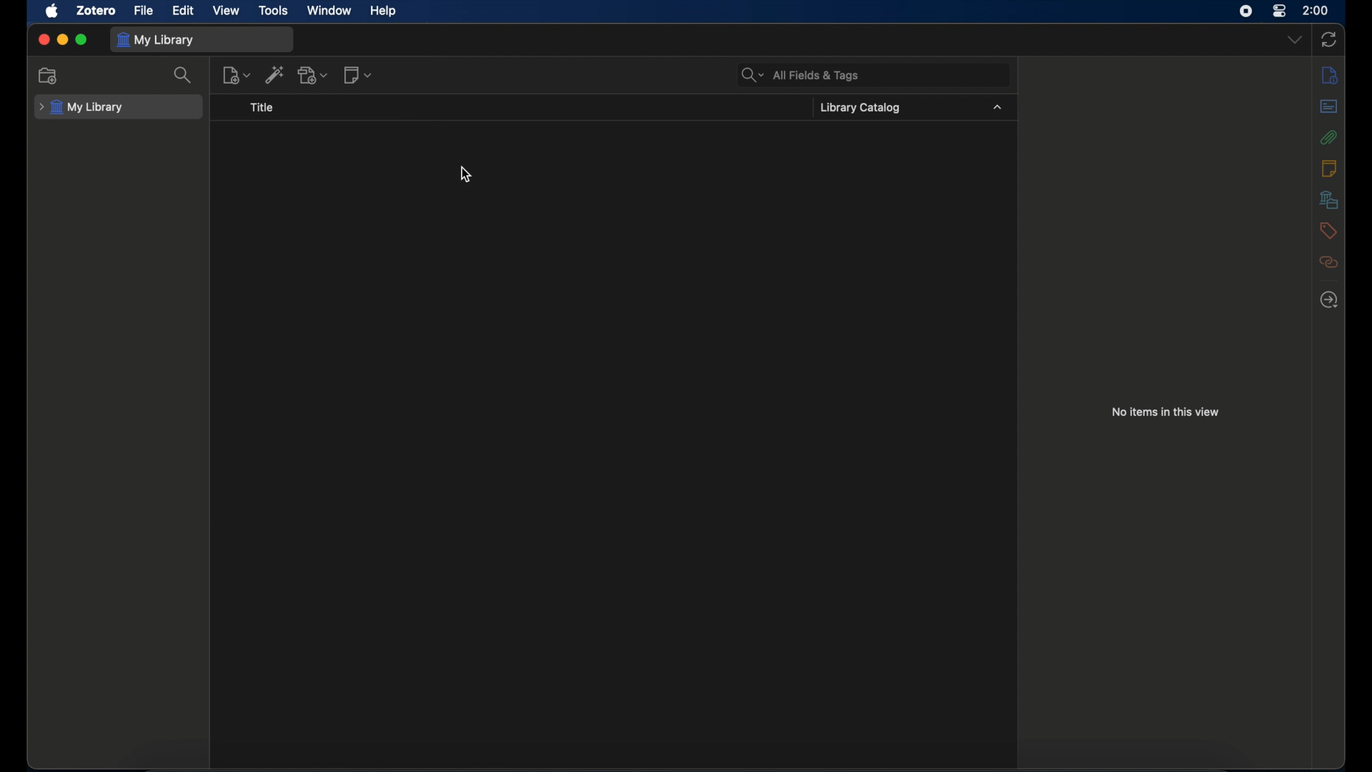 The height and width of the screenshot is (772, 1372). Describe the element at coordinates (44, 39) in the screenshot. I see `close` at that location.